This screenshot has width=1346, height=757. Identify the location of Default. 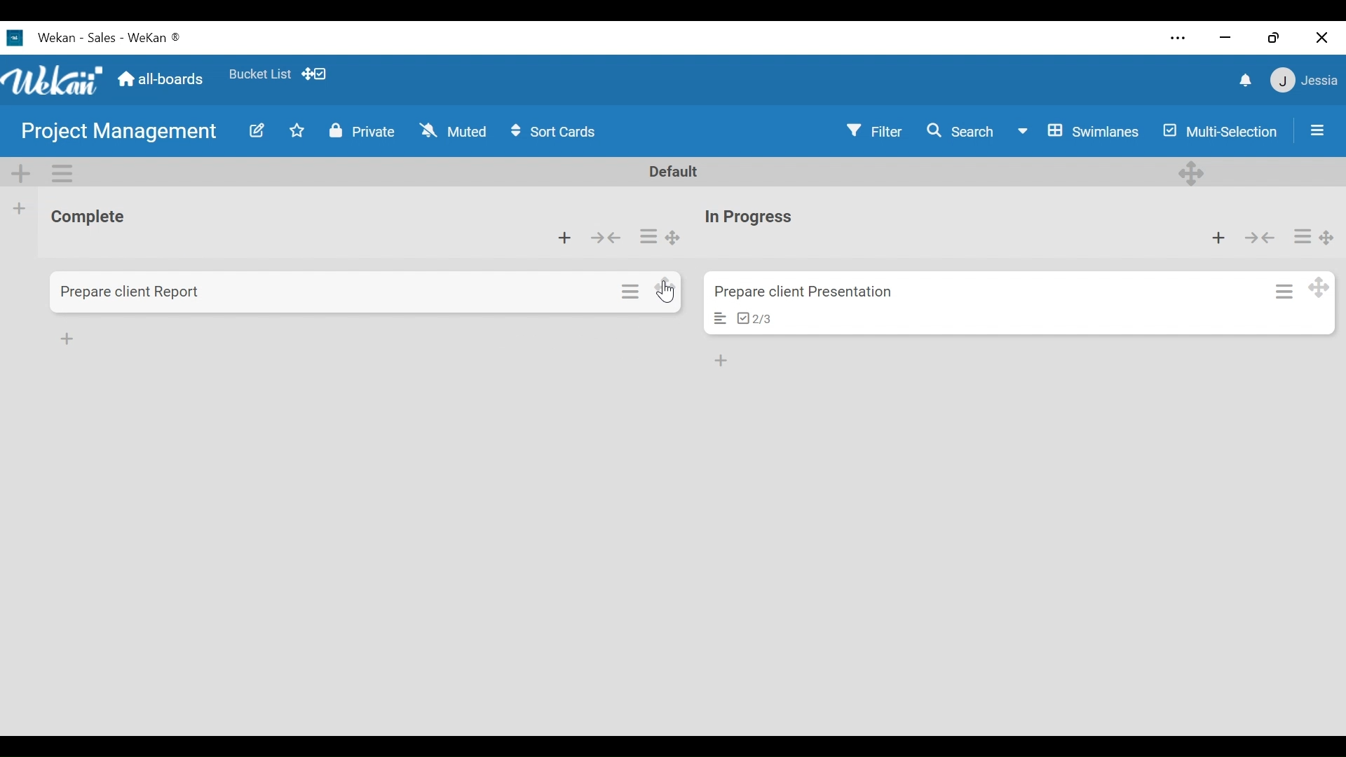
(676, 172).